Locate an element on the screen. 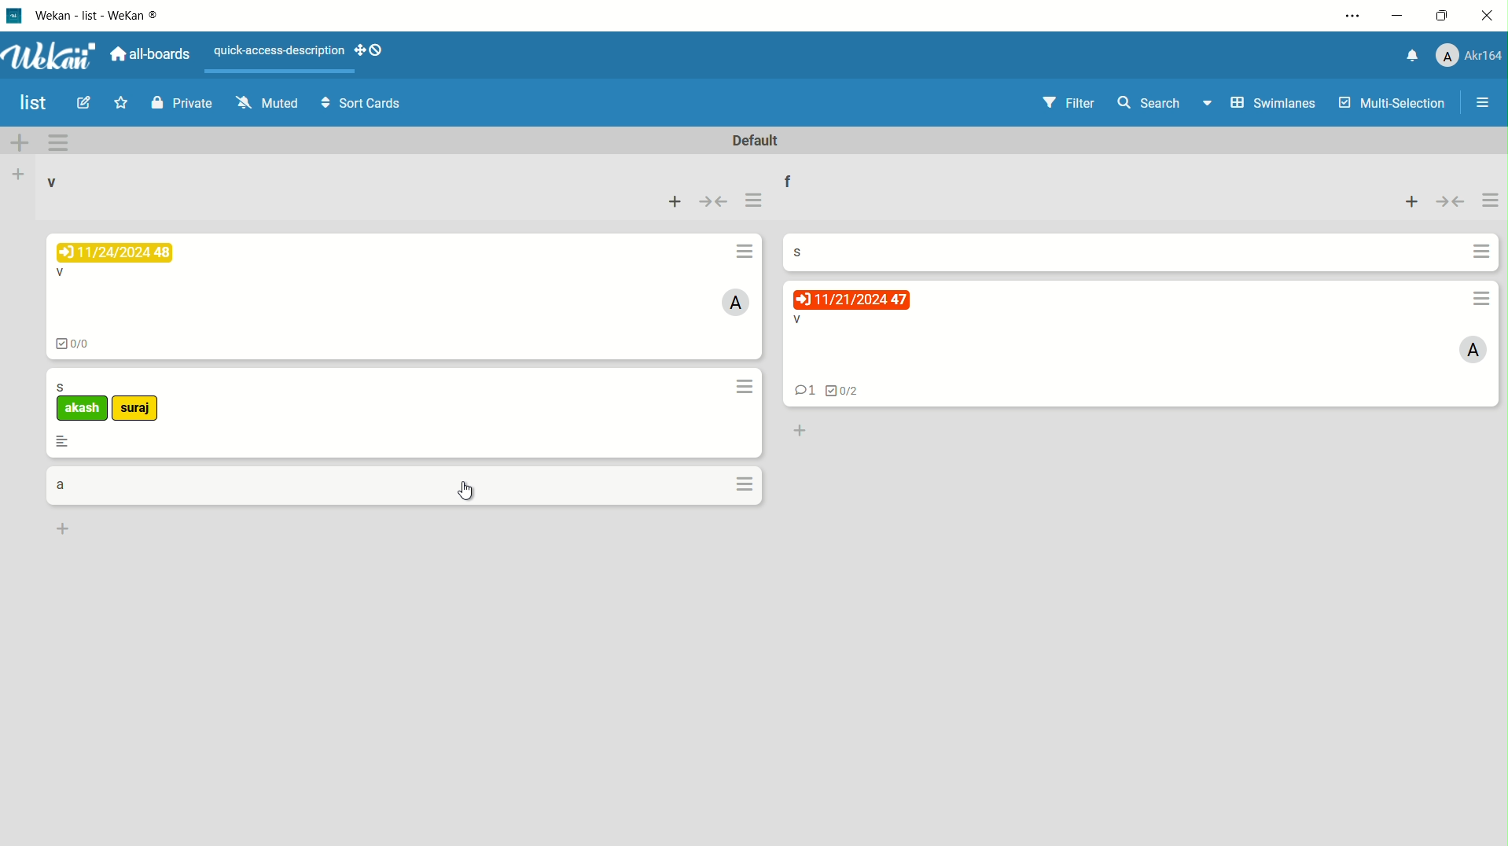  list name is located at coordinates (50, 182).